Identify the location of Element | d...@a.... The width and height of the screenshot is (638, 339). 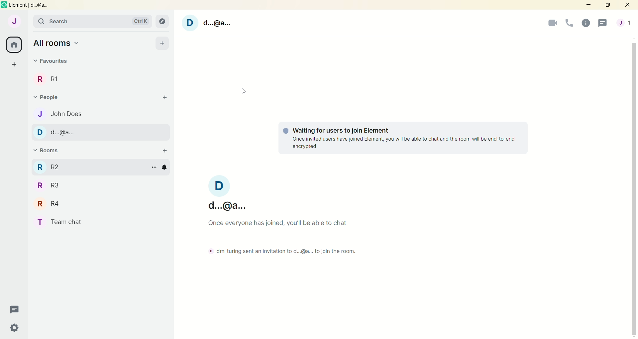
(28, 6).